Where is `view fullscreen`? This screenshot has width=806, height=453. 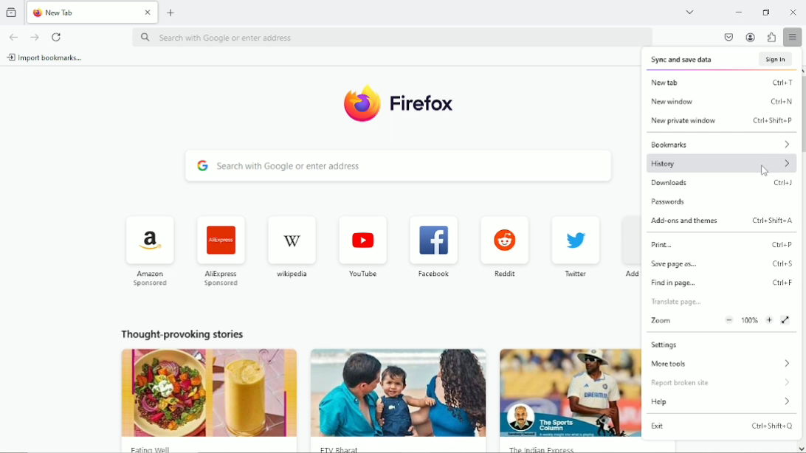 view fullscreen is located at coordinates (786, 320).